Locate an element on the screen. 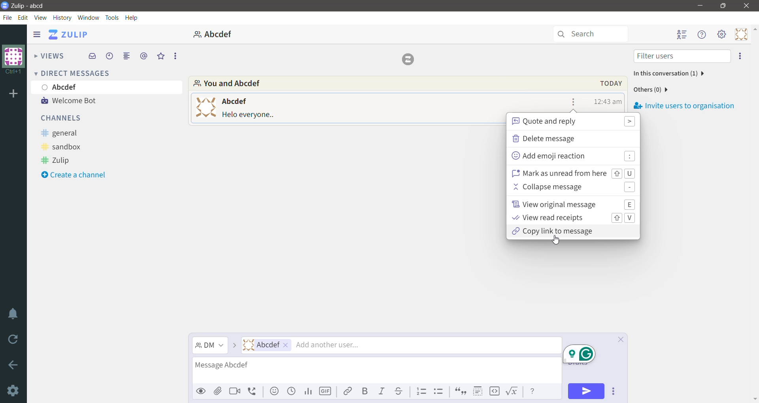 This screenshot has width=759, height=403. message is located at coordinates (249, 115).